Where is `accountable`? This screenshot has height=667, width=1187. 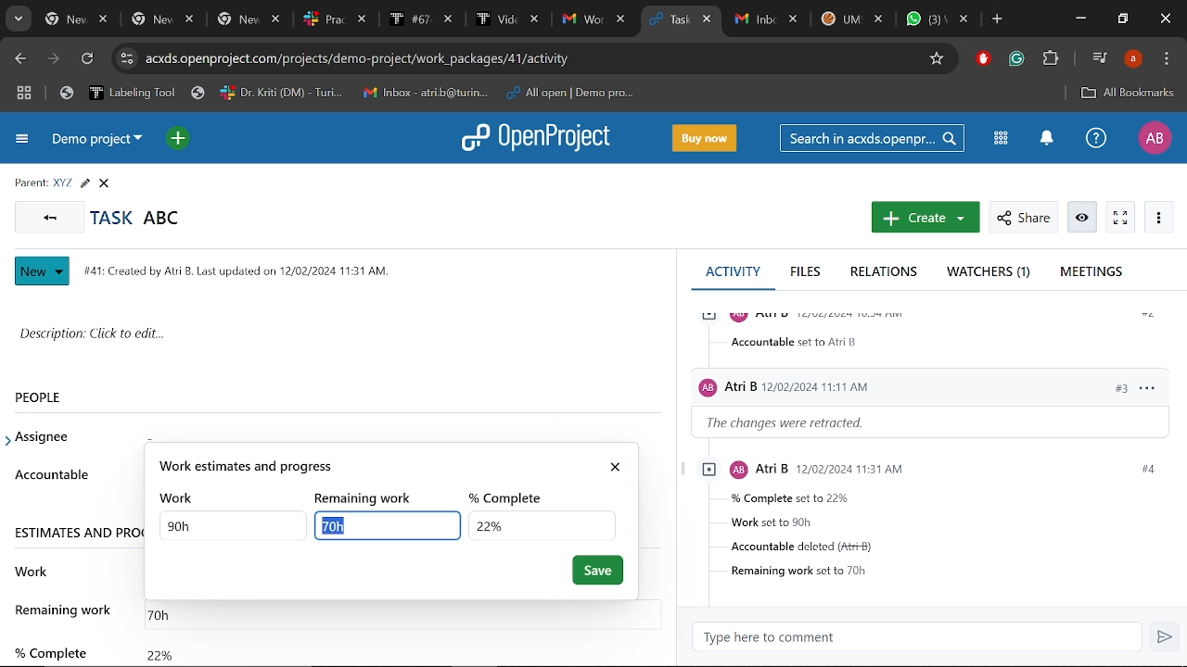
accountable is located at coordinates (51, 474).